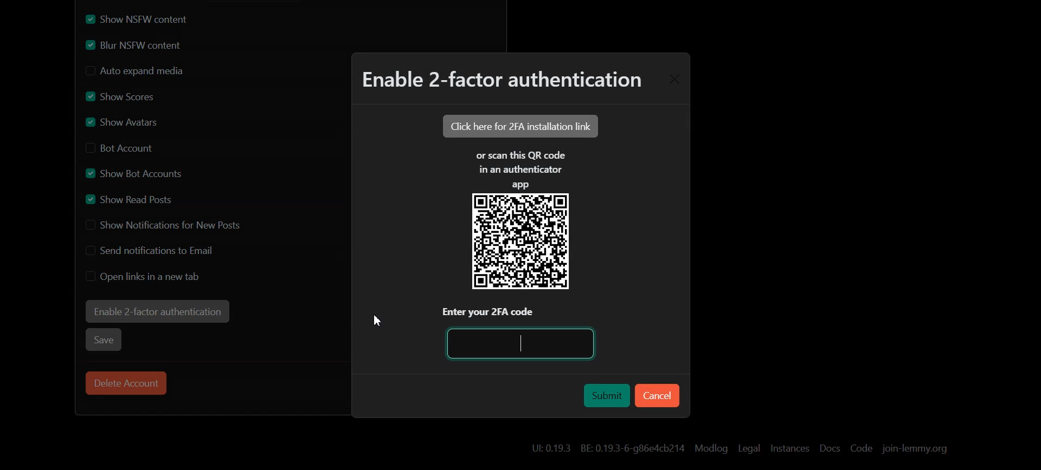  Describe the element at coordinates (520, 168) in the screenshot. I see `Text` at that location.